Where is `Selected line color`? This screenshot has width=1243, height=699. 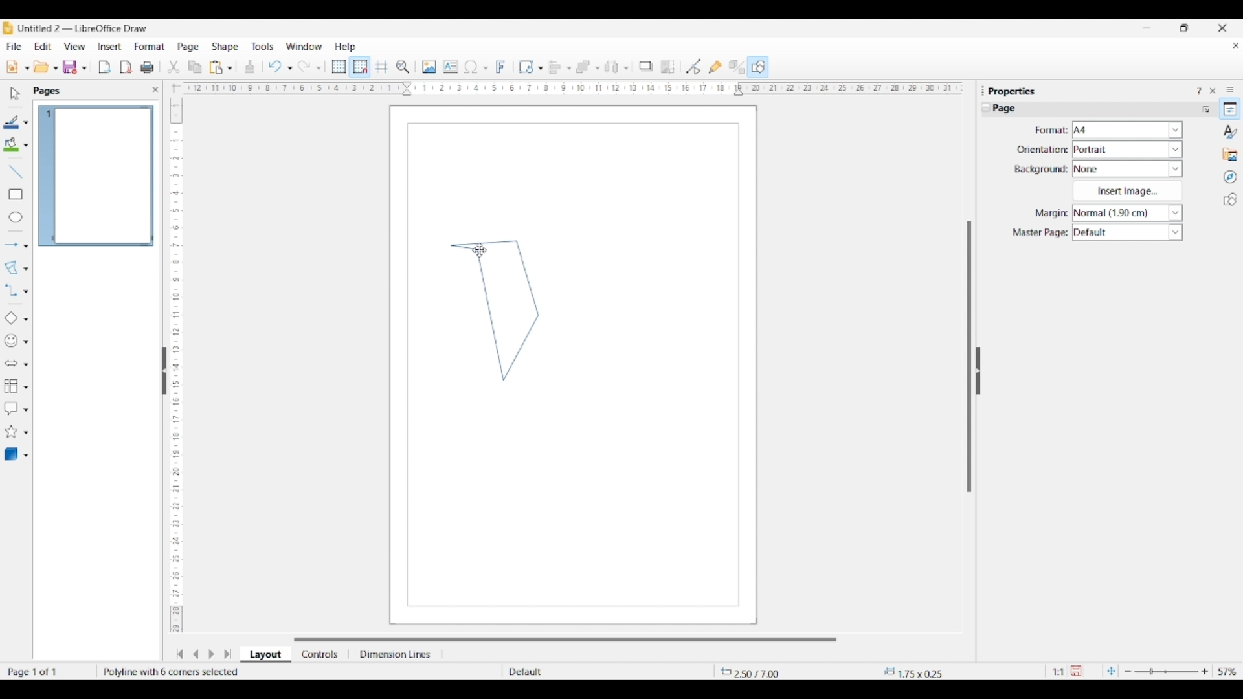 Selected line color is located at coordinates (12, 122).